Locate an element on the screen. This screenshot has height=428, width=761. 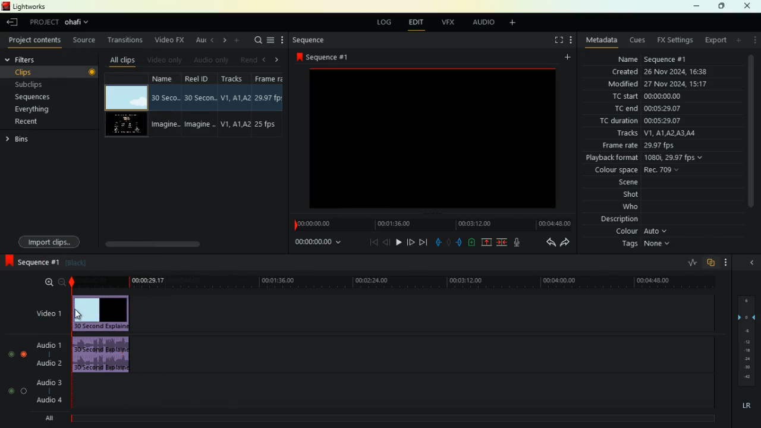
fx settings is located at coordinates (674, 40).